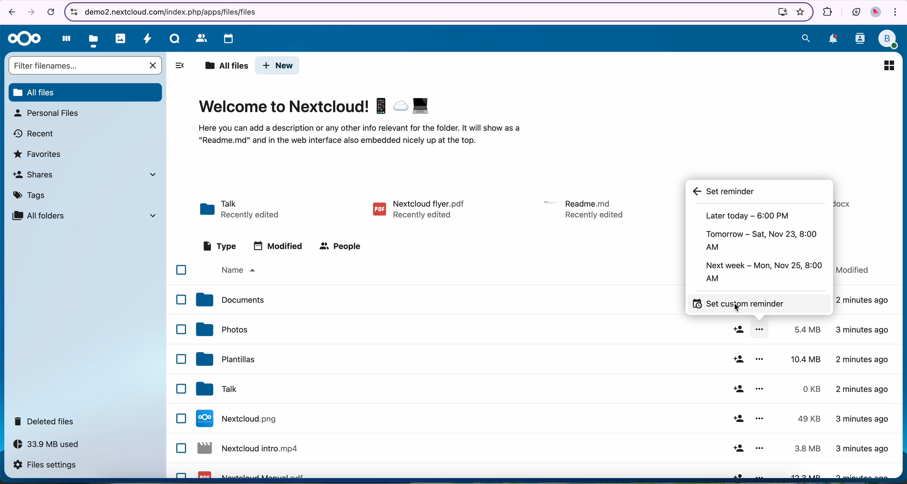 This screenshot has height=484, width=907. What do you see at coordinates (121, 38) in the screenshot?
I see `photos` at bounding box center [121, 38].